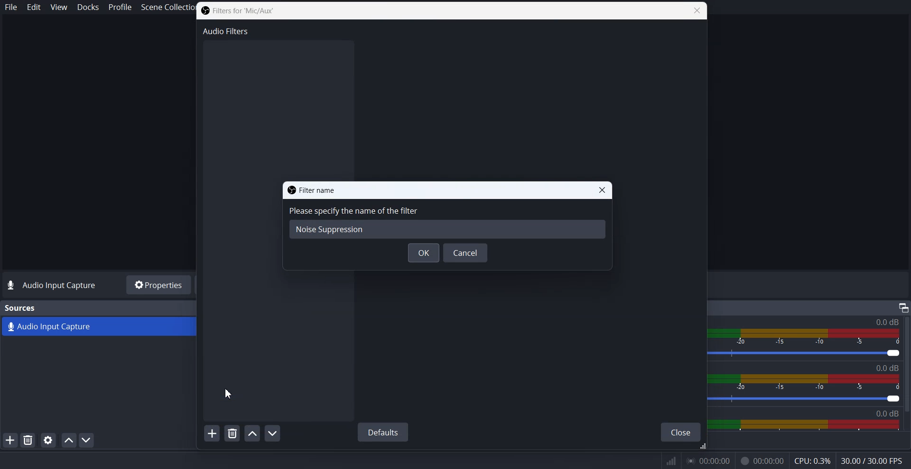  I want to click on Open source properties, so click(47, 440).